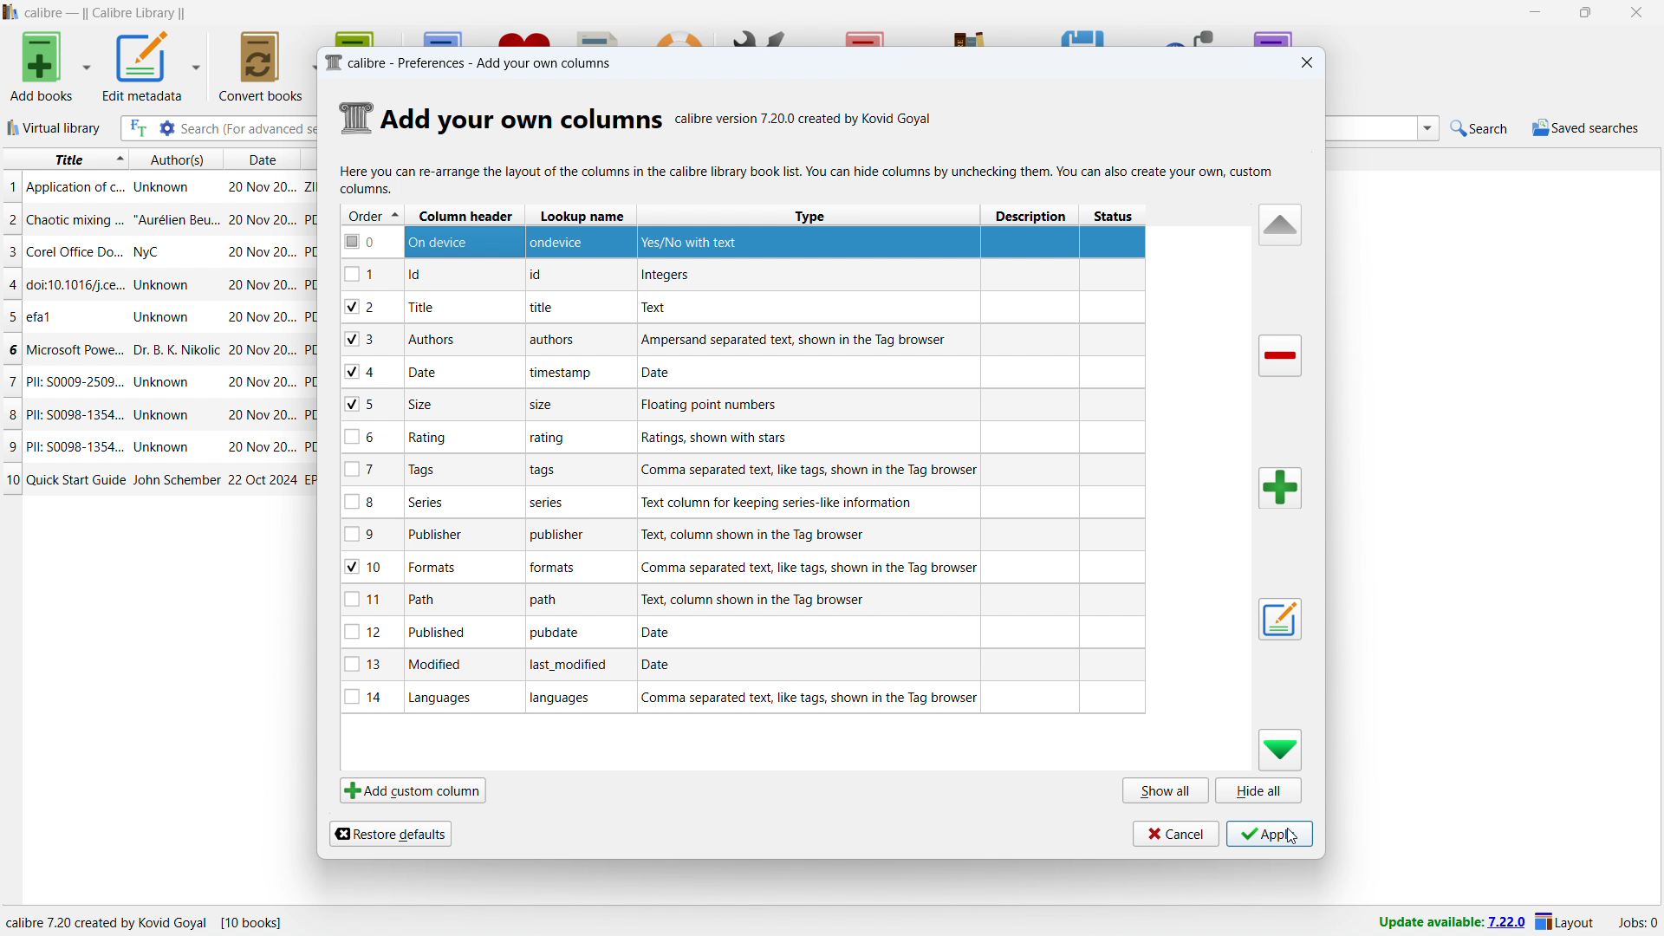 The width and height of the screenshot is (1664, 936). Describe the element at coordinates (549, 439) in the screenshot. I see `rating` at that location.